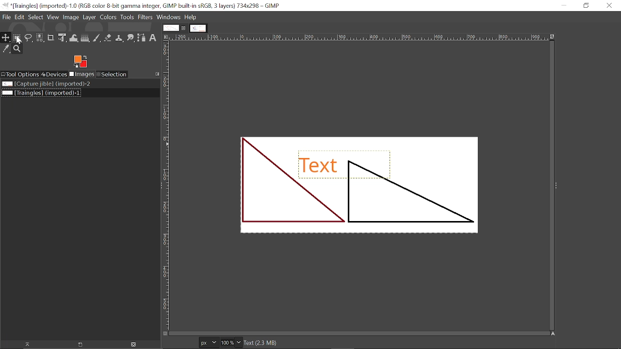 The image size is (621, 349). Describe the element at coordinates (71, 17) in the screenshot. I see `Image` at that location.